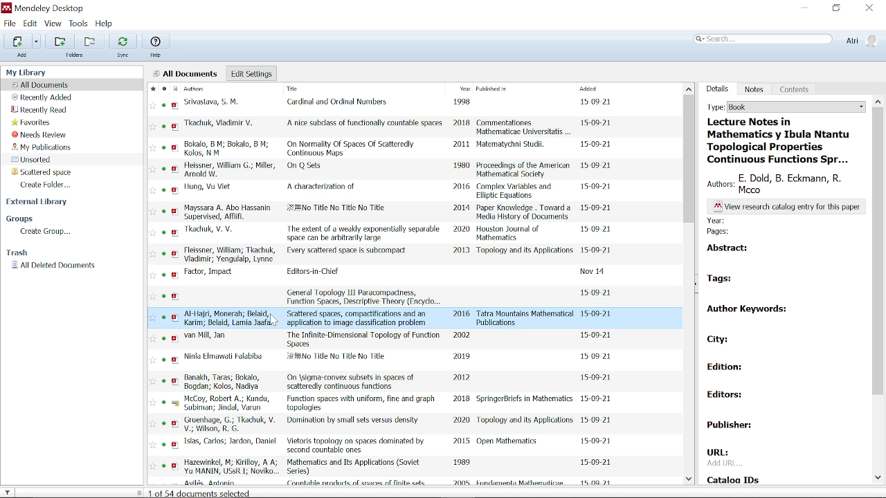 The image size is (886, 498). I want to click on Add files options, so click(37, 41).